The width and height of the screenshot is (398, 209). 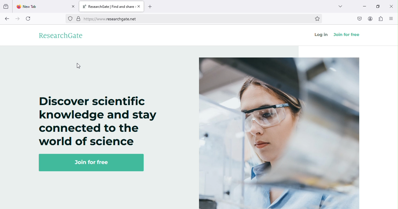 What do you see at coordinates (278, 131) in the screenshot?
I see `image on researchgate` at bounding box center [278, 131].